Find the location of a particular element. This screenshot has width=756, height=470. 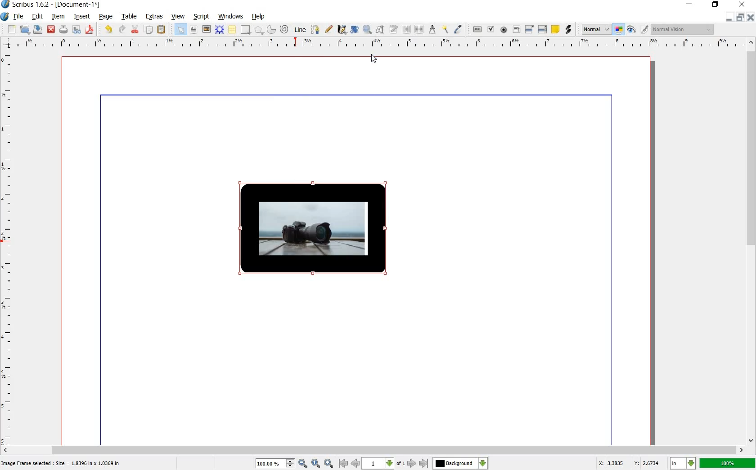

calligraphic line is located at coordinates (342, 30).